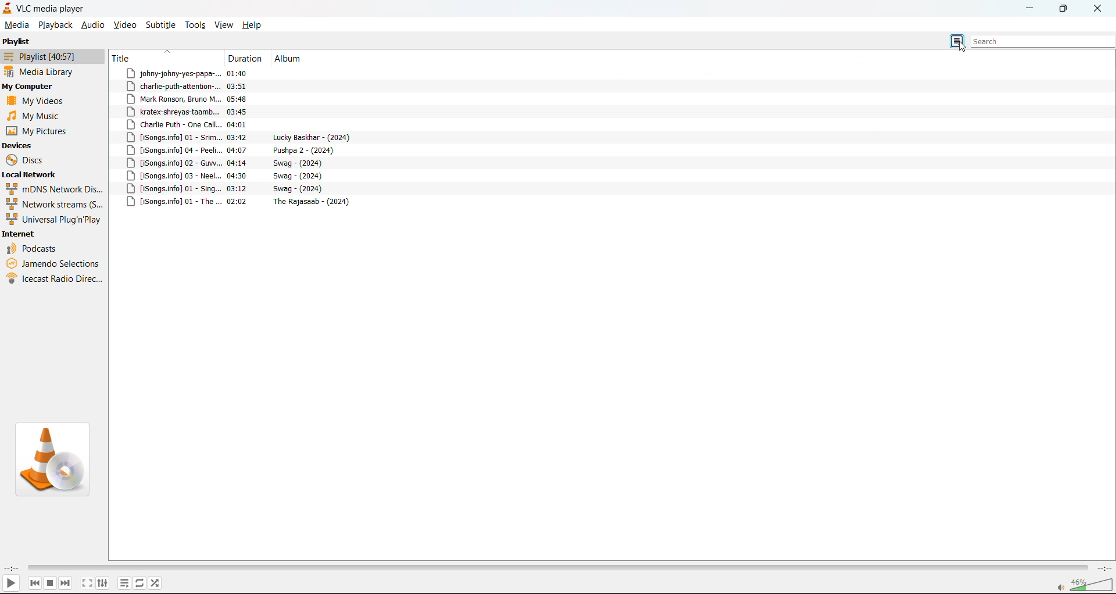 The image size is (1116, 594). What do you see at coordinates (1084, 585) in the screenshot?
I see `volume` at bounding box center [1084, 585].